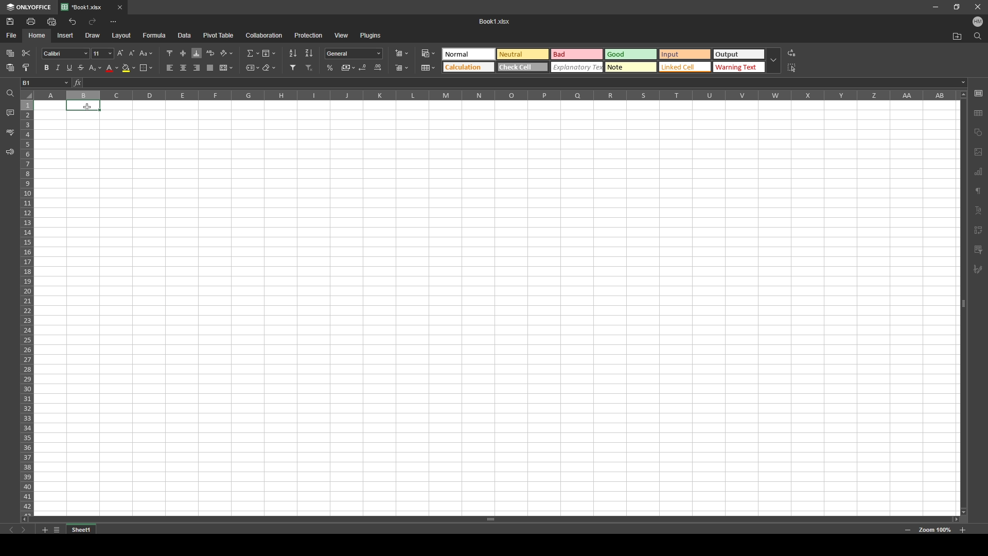 The height and width of the screenshot is (556, 988). I want to click on wrap text, so click(211, 53).